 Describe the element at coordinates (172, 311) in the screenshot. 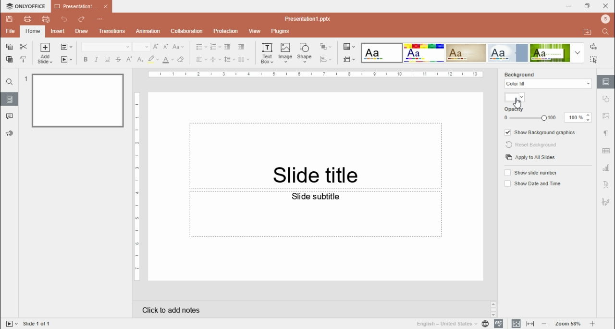

I see `click to add notes` at that location.